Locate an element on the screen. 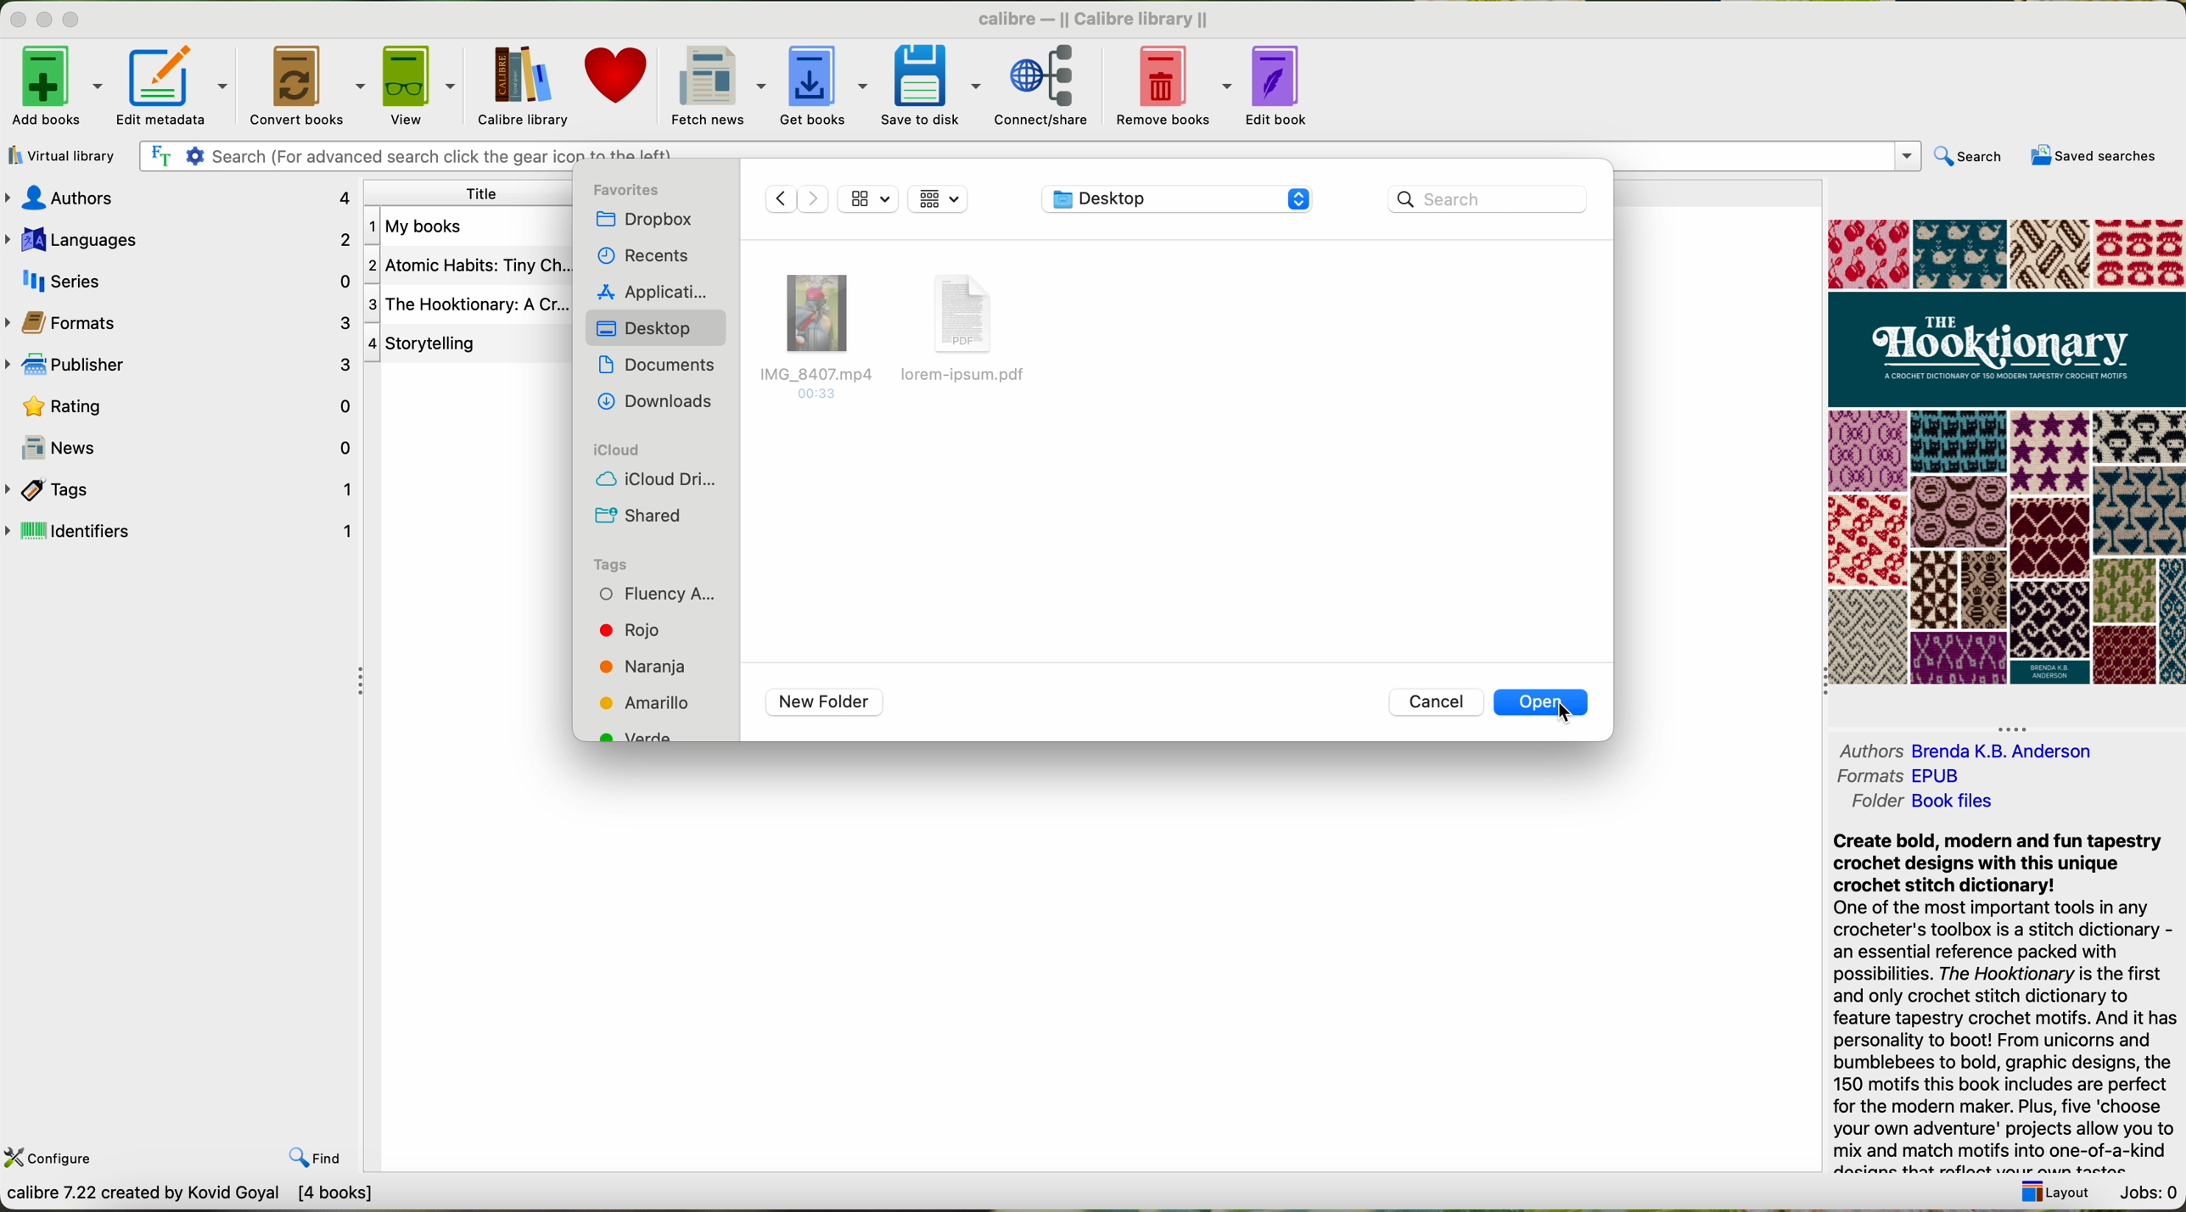 The height and width of the screenshot is (1212, 2186). dropbox is located at coordinates (649, 220).